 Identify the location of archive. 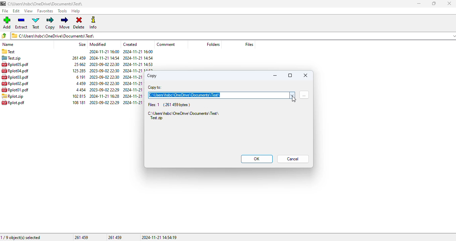
(12, 58).